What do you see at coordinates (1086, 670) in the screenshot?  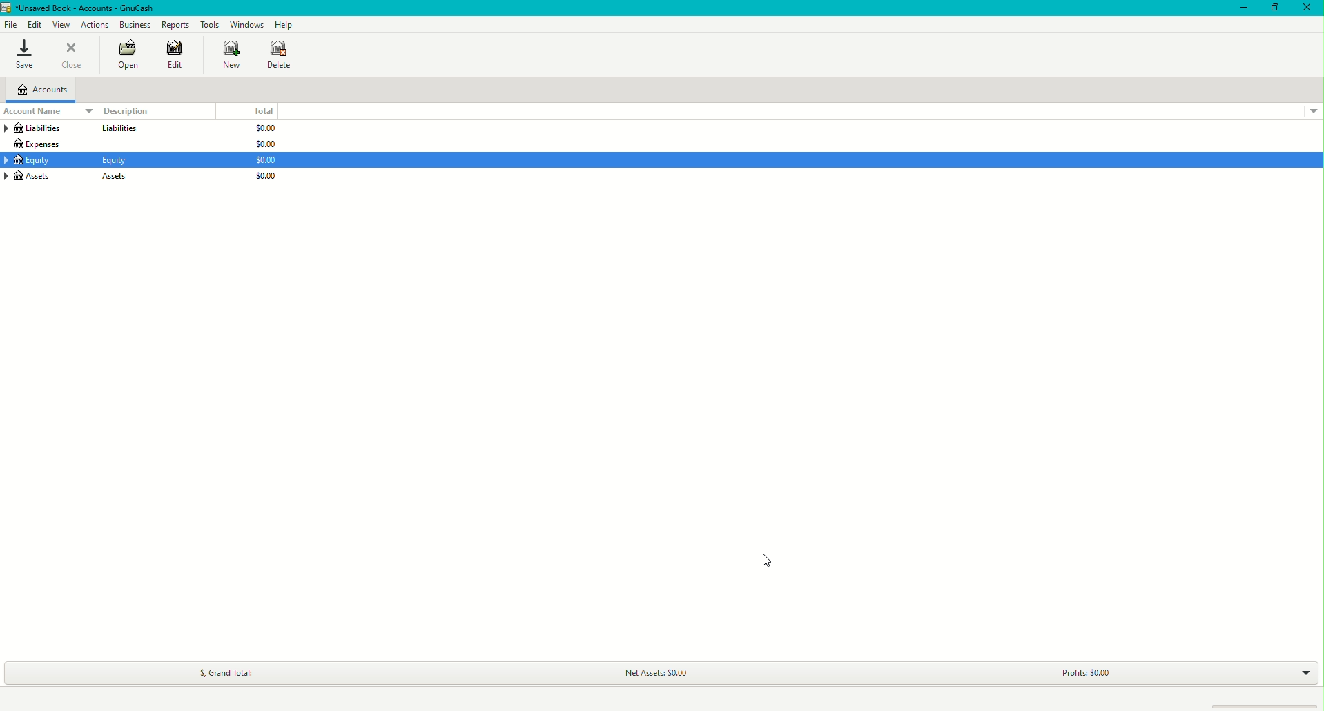 I see `Profits` at bounding box center [1086, 670].